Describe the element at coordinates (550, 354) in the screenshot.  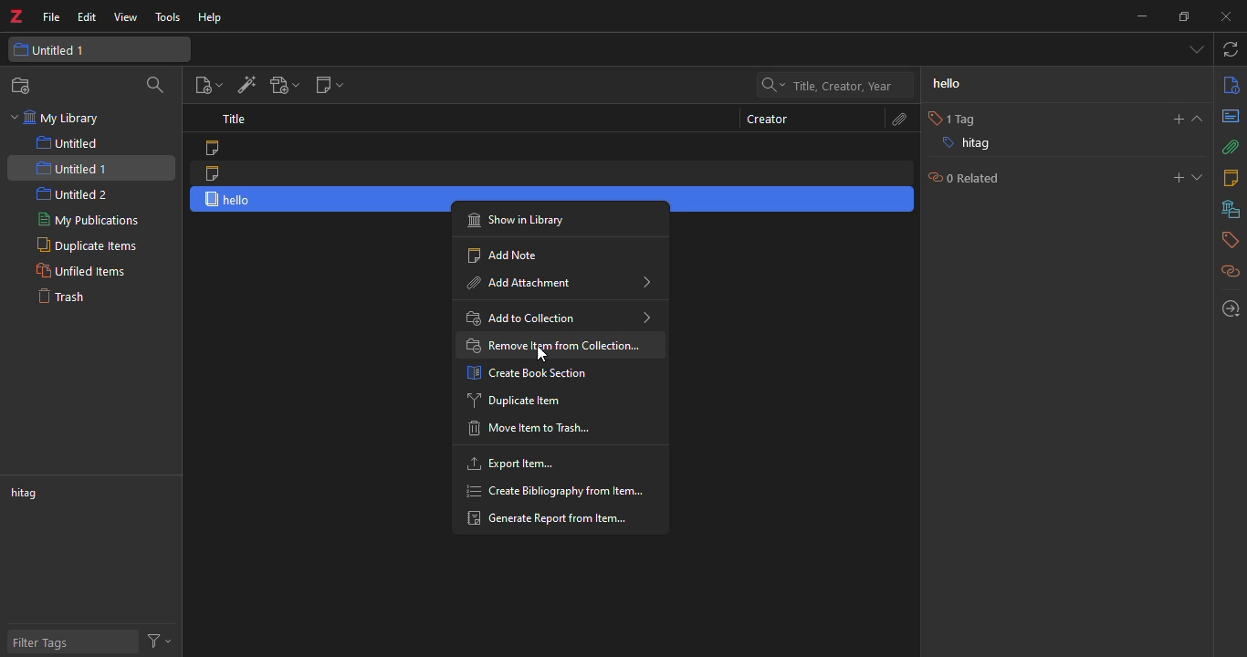
I see `cursor` at that location.